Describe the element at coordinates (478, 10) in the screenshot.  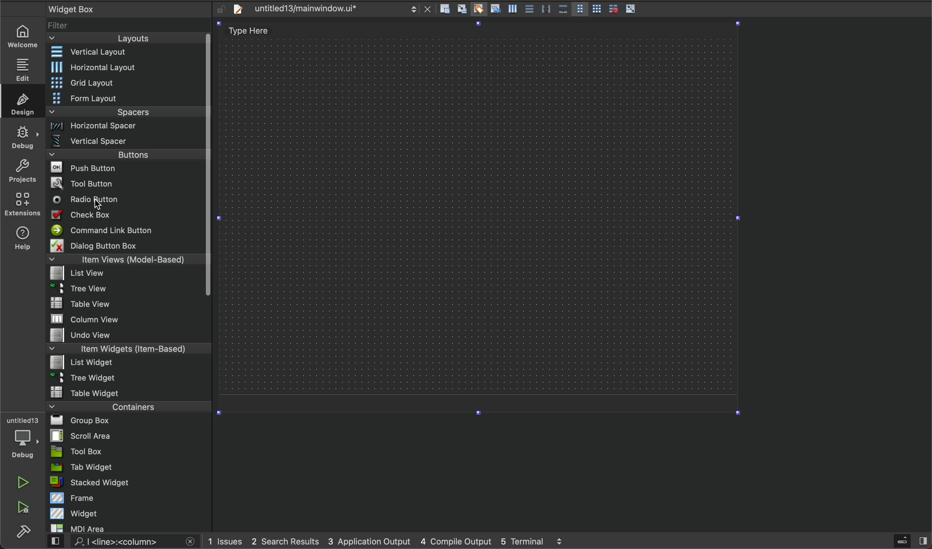
I see `` at that location.